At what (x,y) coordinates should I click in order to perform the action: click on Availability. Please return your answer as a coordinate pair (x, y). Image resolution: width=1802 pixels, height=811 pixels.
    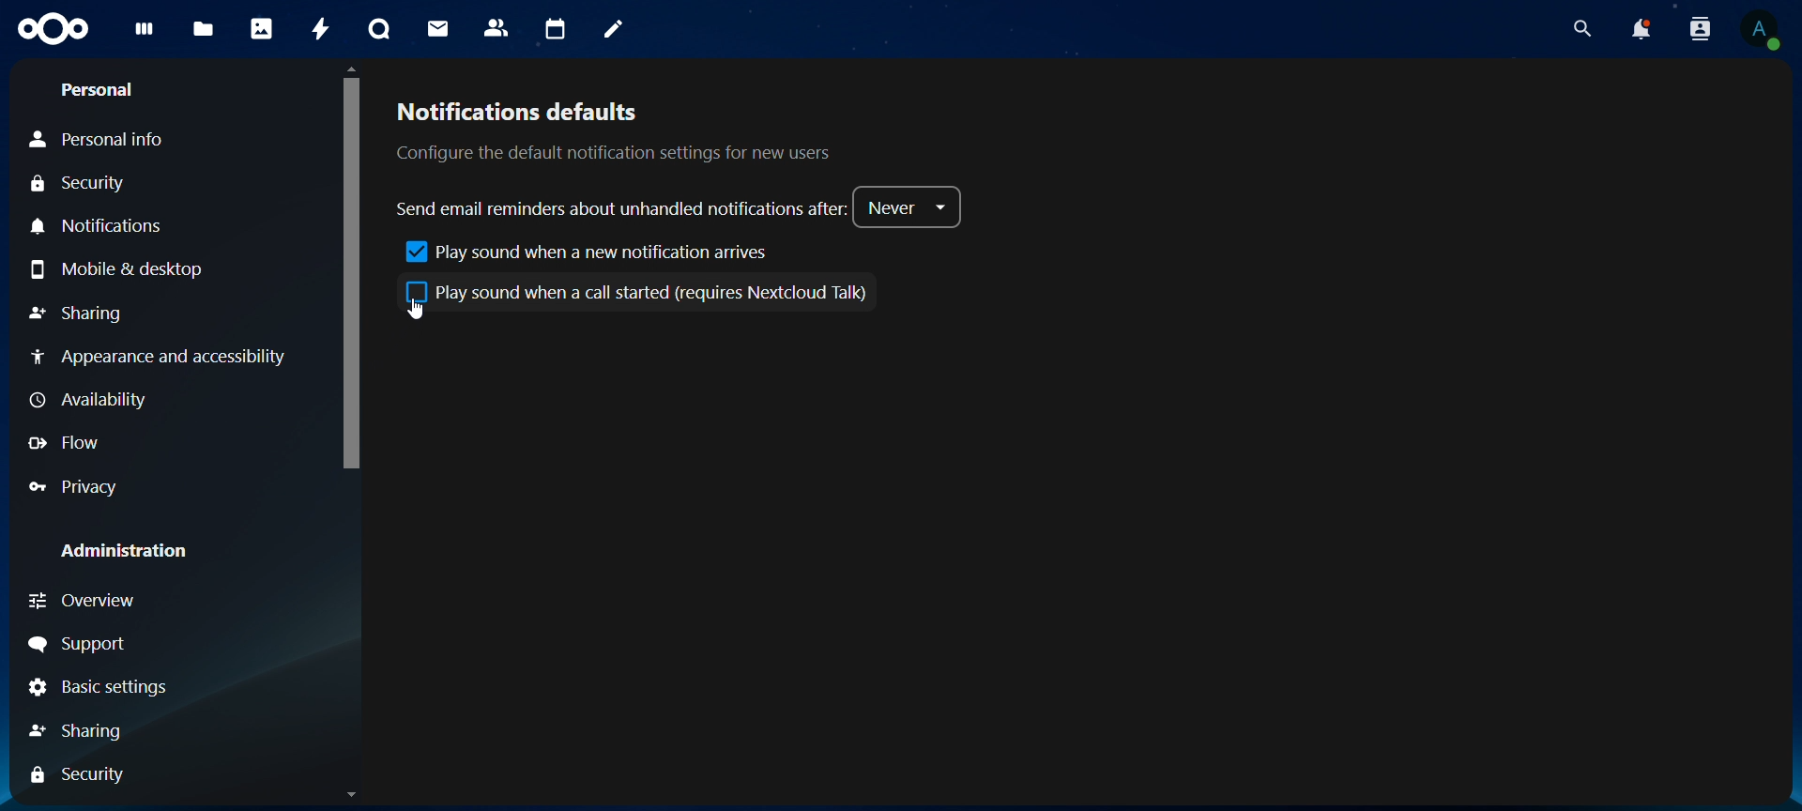
    Looking at the image, I should click on (84, 402).